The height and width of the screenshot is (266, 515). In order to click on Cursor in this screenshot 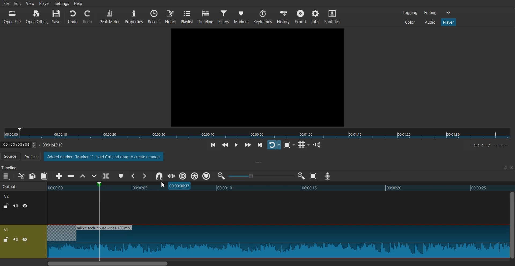, I will do `click(163, 185)`.